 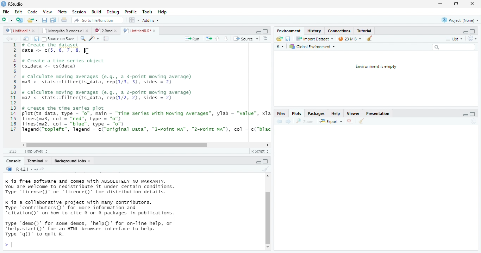 I want to click on close, so click(x=48, y=161).